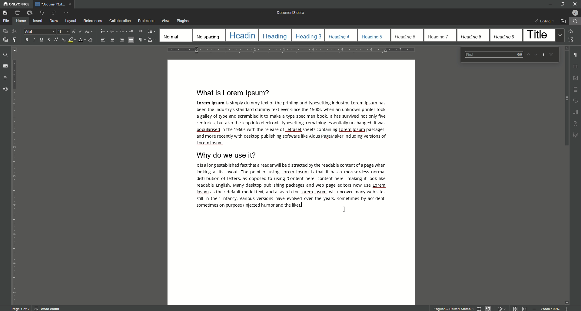 The height and width of the screenshot is (311, 581). What do you see at coordinates (80, 40) in the screenshot?
I see `Font Color` at bounding box center [80, 40].